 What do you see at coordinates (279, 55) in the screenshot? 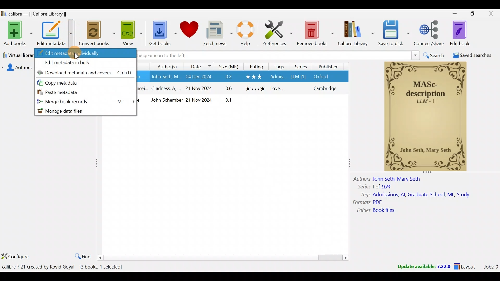
I see `Search bar` at bounding box center [279, 55].